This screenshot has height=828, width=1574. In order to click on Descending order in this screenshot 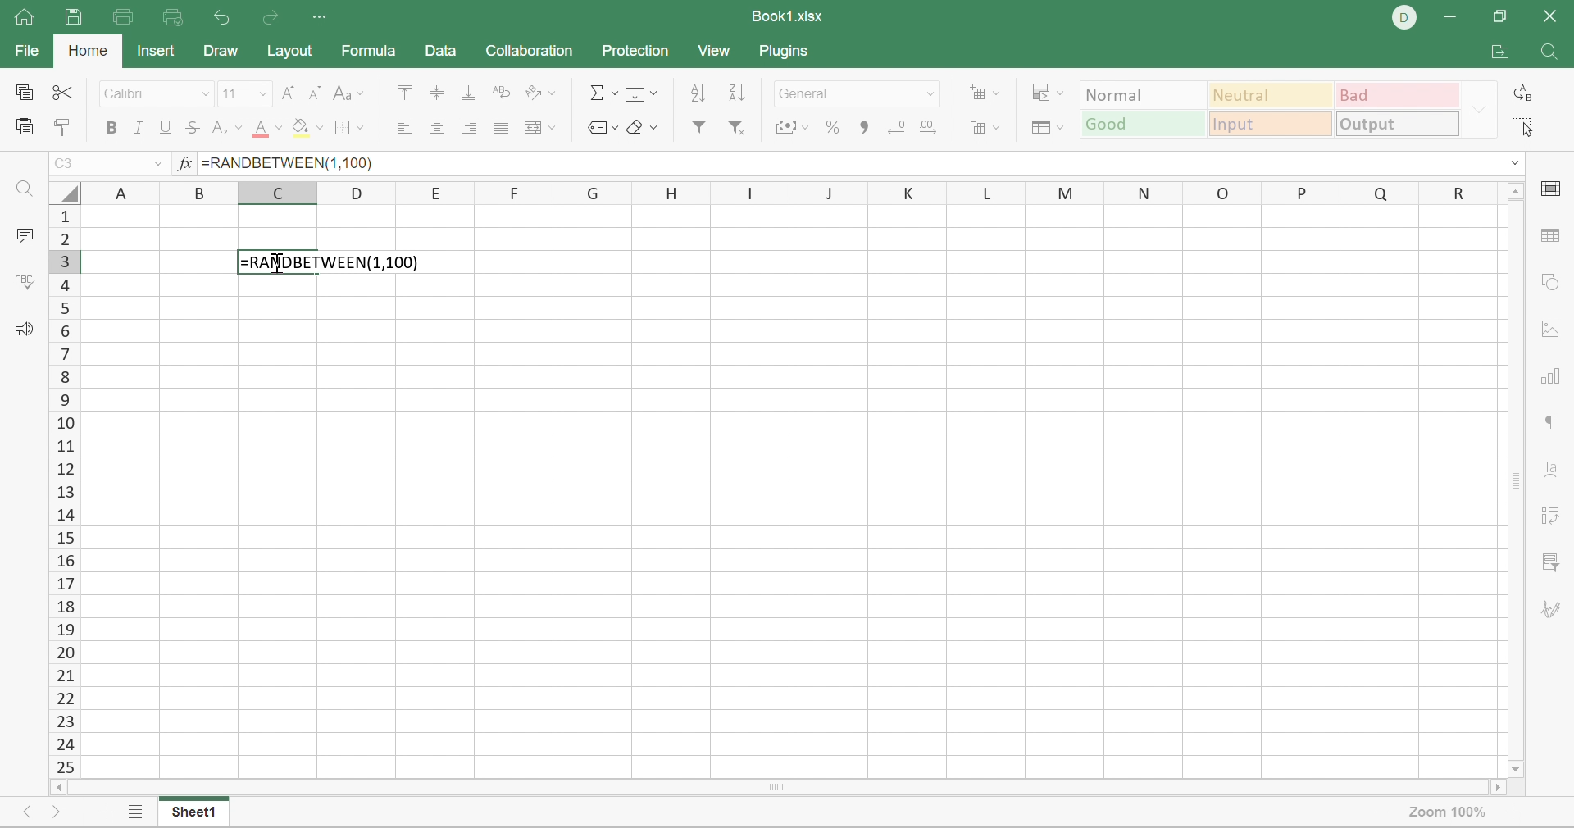, I will do `click(735, 93)`.